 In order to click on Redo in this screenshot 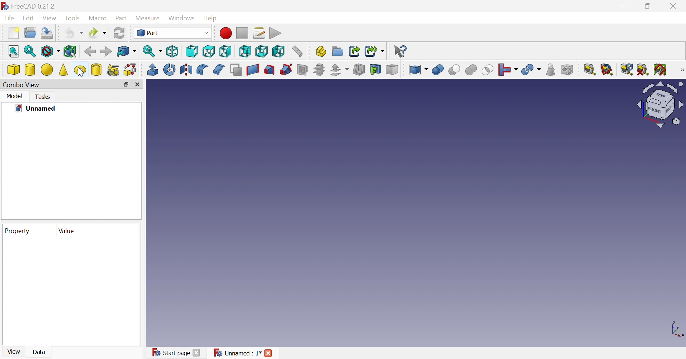, I will do `click(98, 32)`.